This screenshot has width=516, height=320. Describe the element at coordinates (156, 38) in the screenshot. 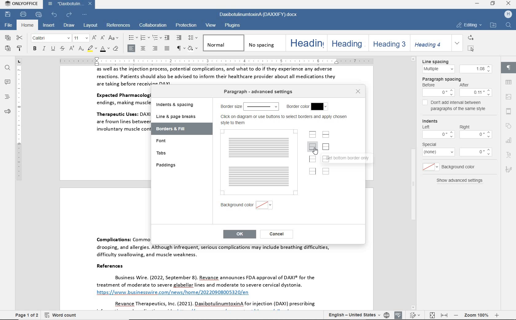

I see `multilevel list` at that location.